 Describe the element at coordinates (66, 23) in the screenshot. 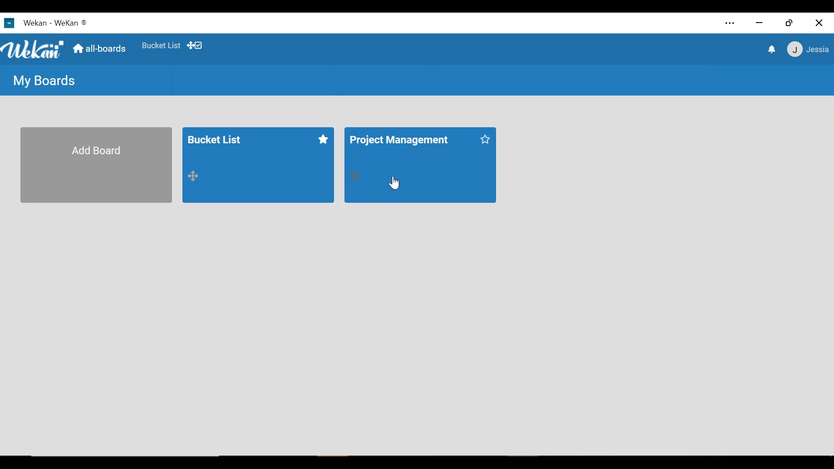

I see `Wekan- wekan` at that location.